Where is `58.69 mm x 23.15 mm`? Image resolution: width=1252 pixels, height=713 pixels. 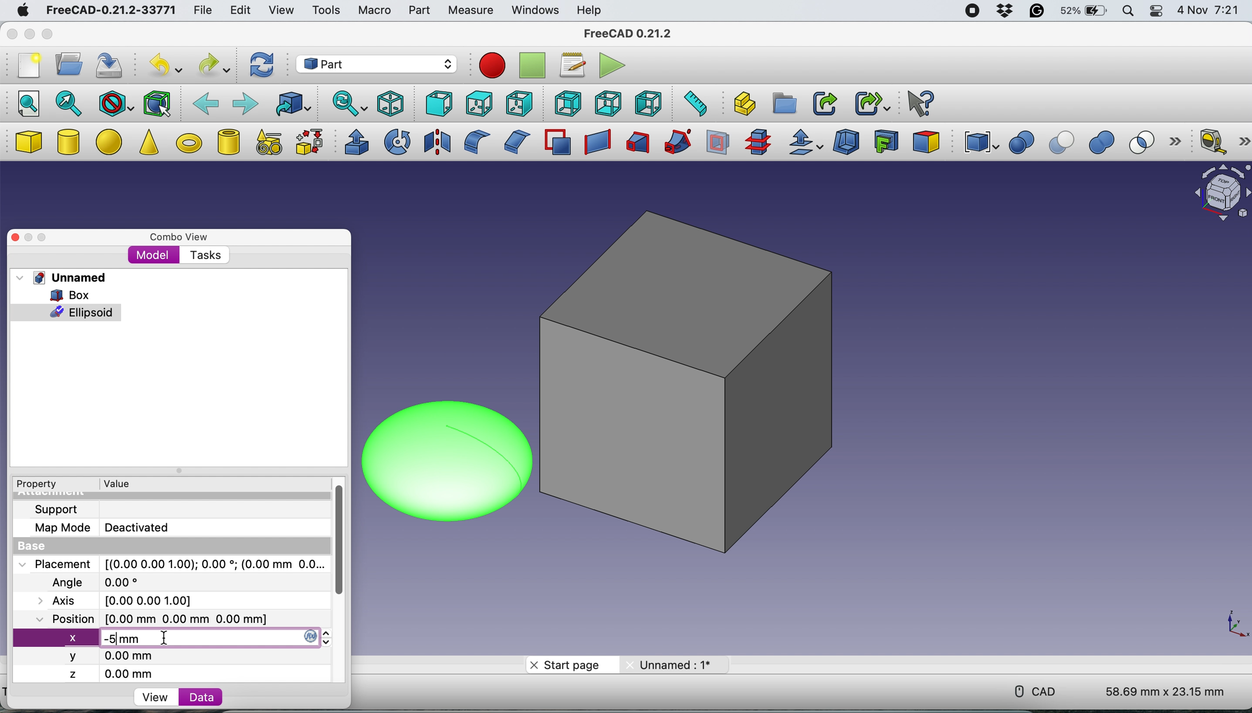
58.69 mm x 23.15 mm is located at coordinates (1167, 692).